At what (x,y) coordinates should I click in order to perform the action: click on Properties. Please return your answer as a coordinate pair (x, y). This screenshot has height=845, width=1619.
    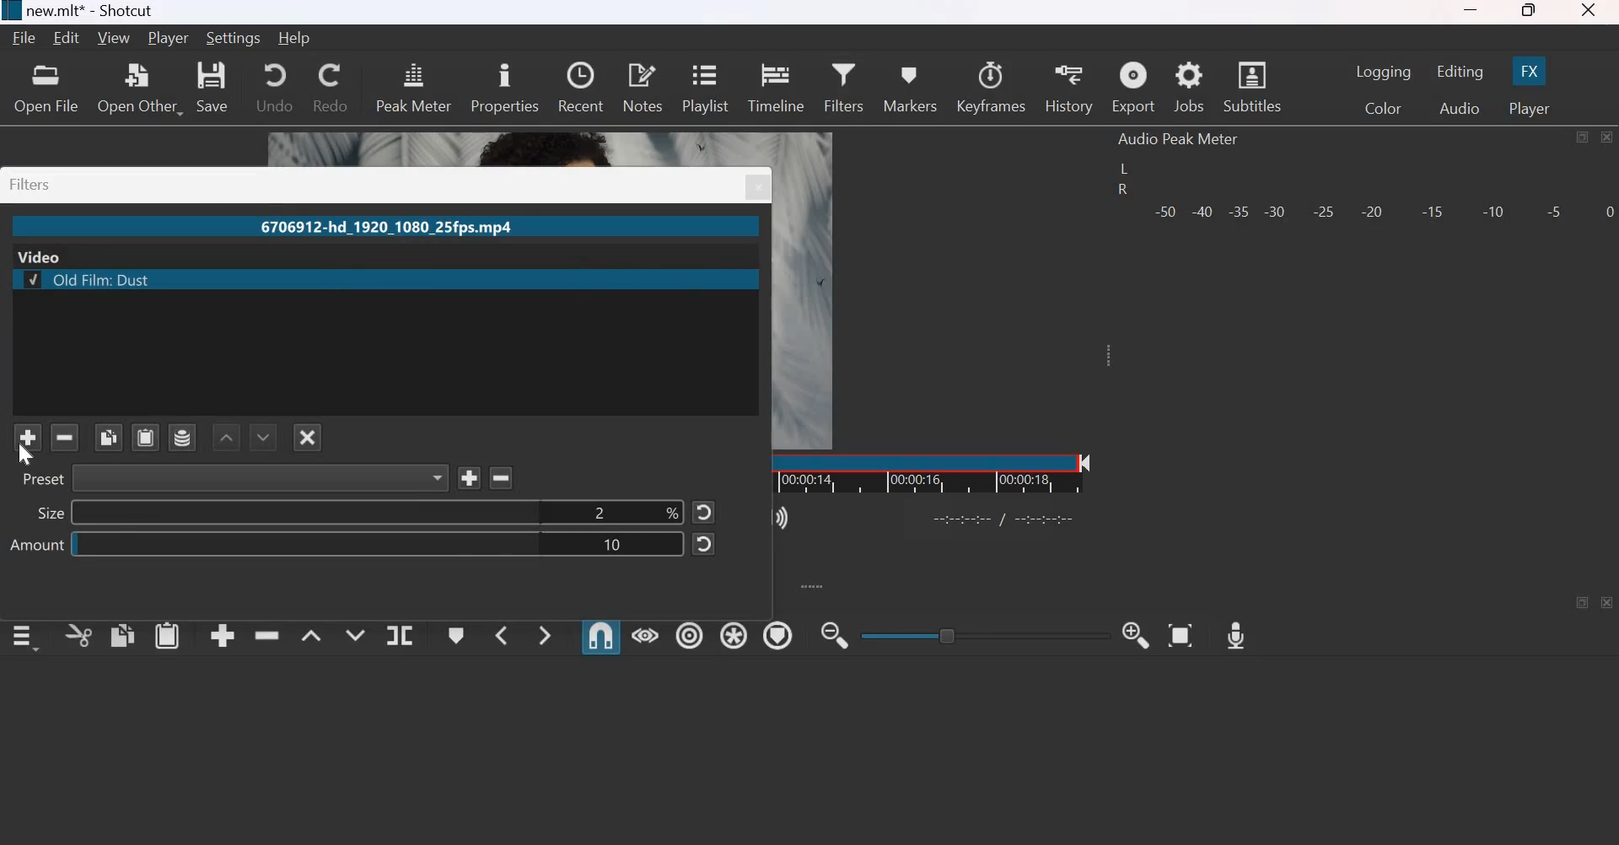
    Looking at the image, I should click on (504, 85).